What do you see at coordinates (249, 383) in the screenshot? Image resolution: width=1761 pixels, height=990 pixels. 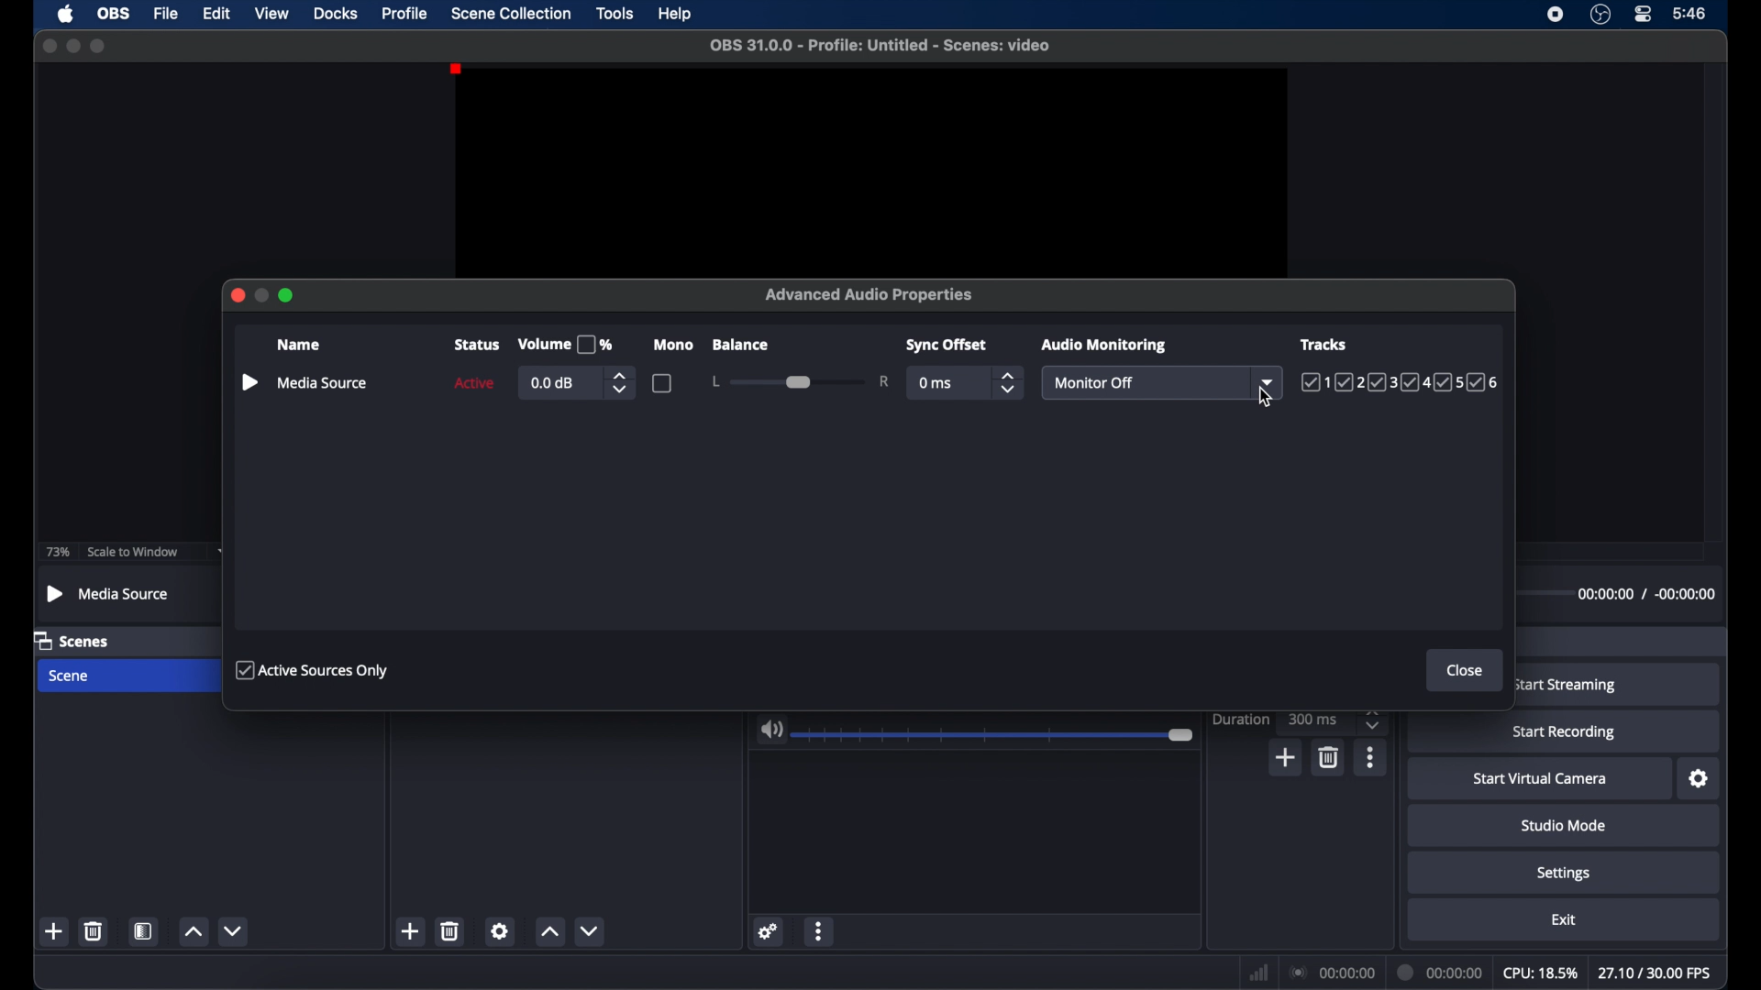 I see `sidebar` at bounding box center [249, 383].